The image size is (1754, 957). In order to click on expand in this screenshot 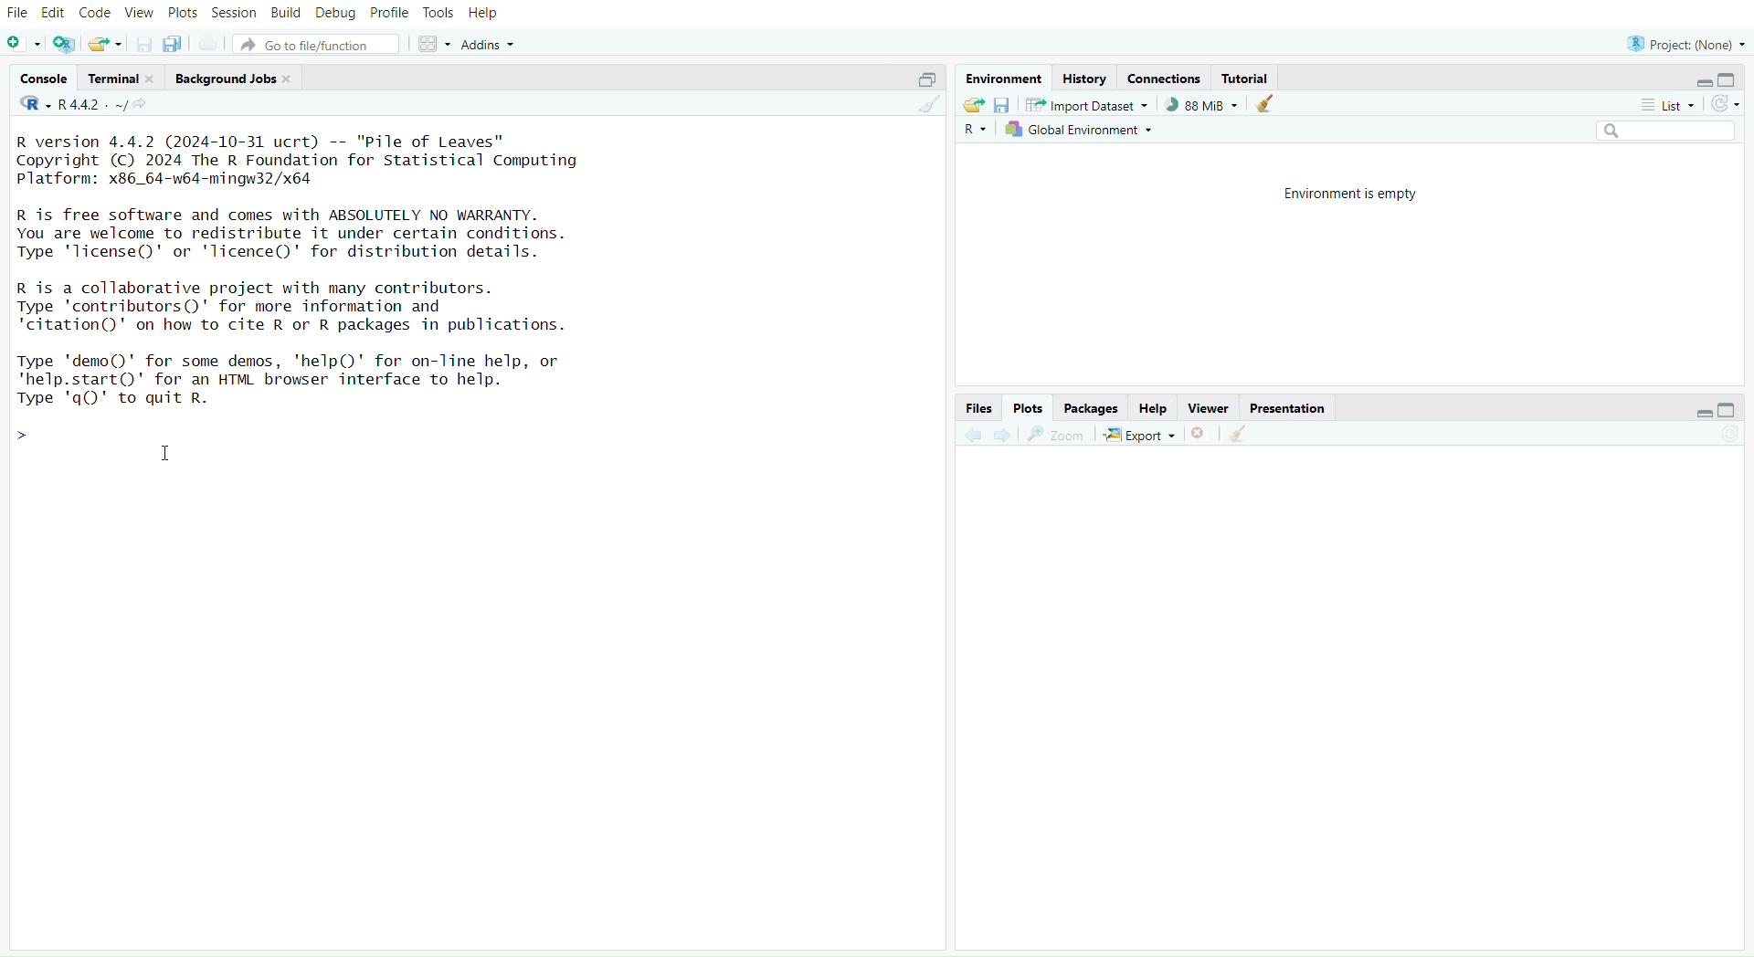, I will do `click(1696, 83)`.